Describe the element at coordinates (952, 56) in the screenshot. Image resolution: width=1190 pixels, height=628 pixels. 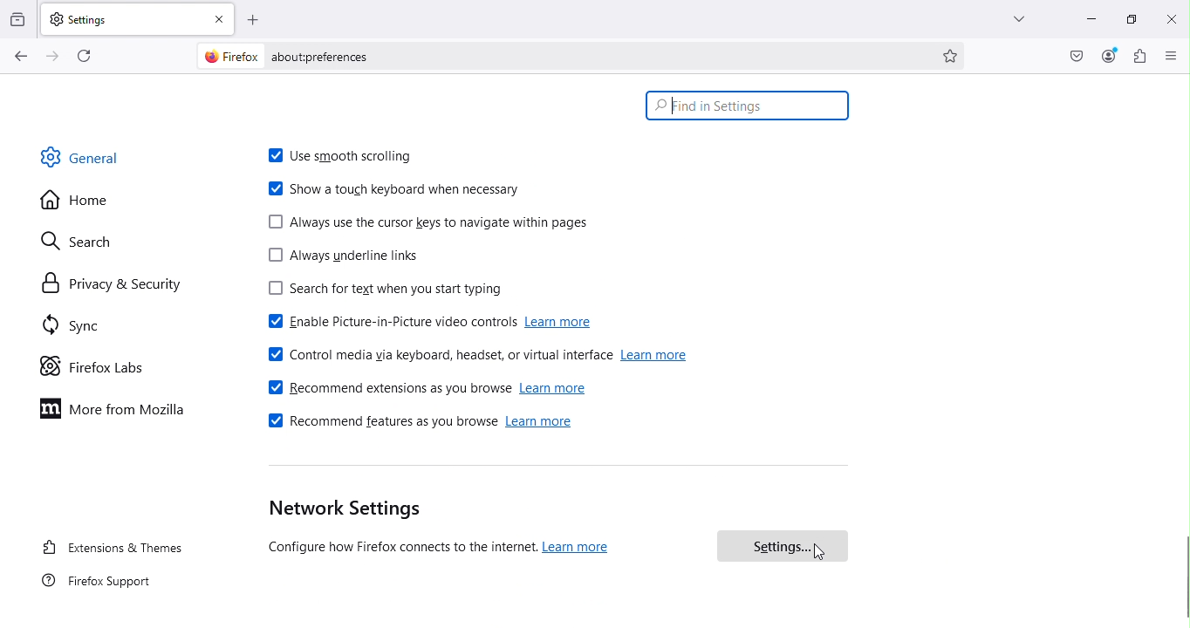
I see `Bookmark` at that location.